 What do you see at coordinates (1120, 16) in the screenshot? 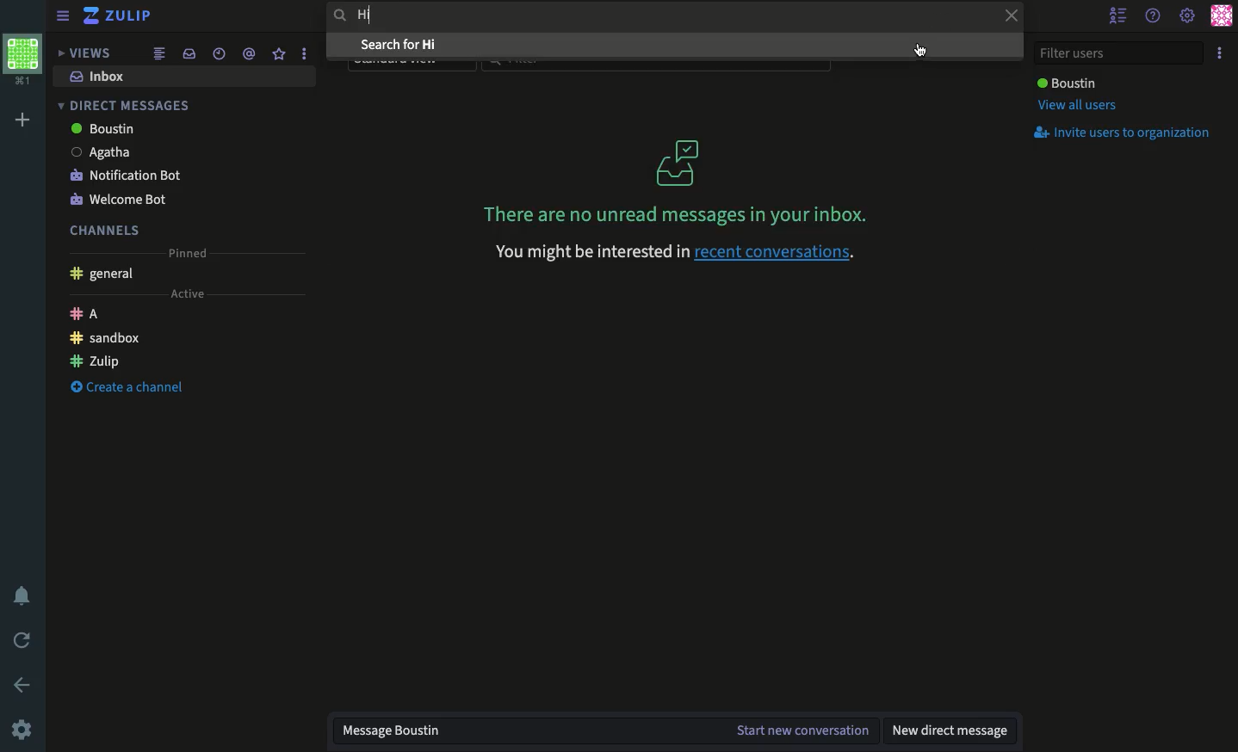
I see `Hide users list` at bounding box center [1120, 16].